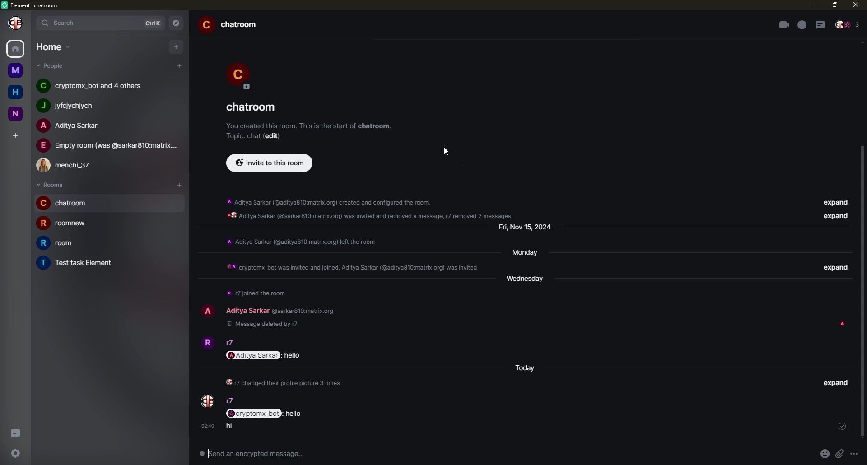  Describe the element at coordinates (65, 223) in the screenshot. I see `room` at that location.